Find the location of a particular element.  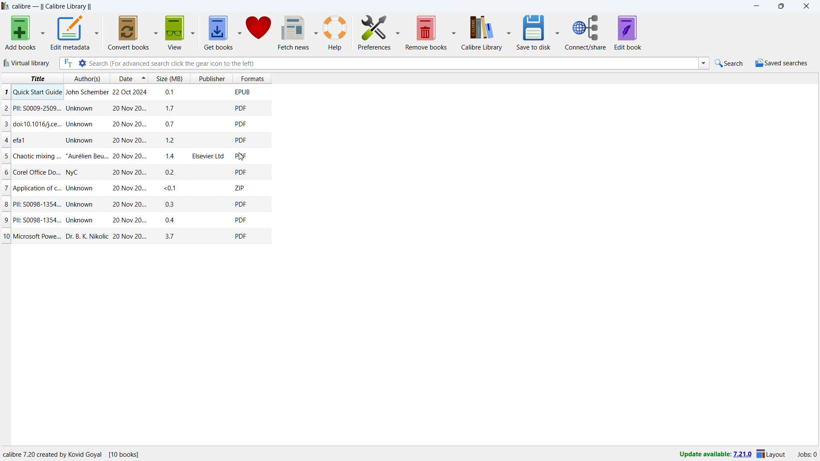

 is located at coordinates (129, 32).